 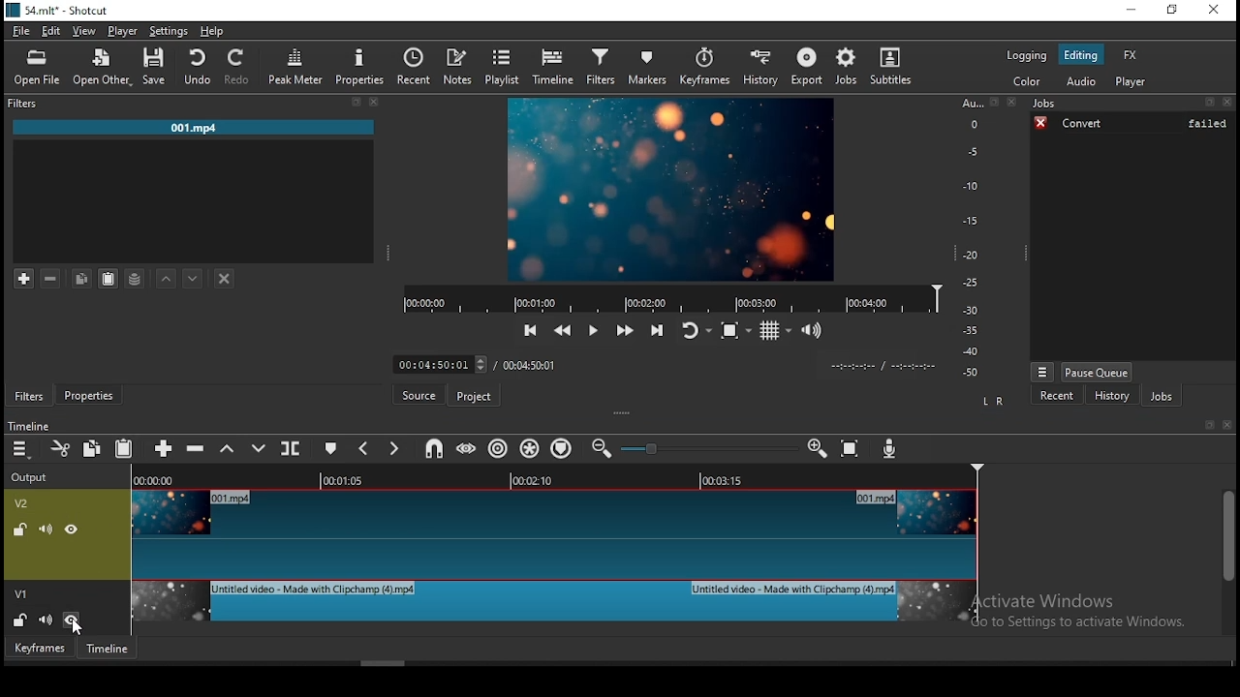 I want to click on (un)mute, so click(x=45, y=529).